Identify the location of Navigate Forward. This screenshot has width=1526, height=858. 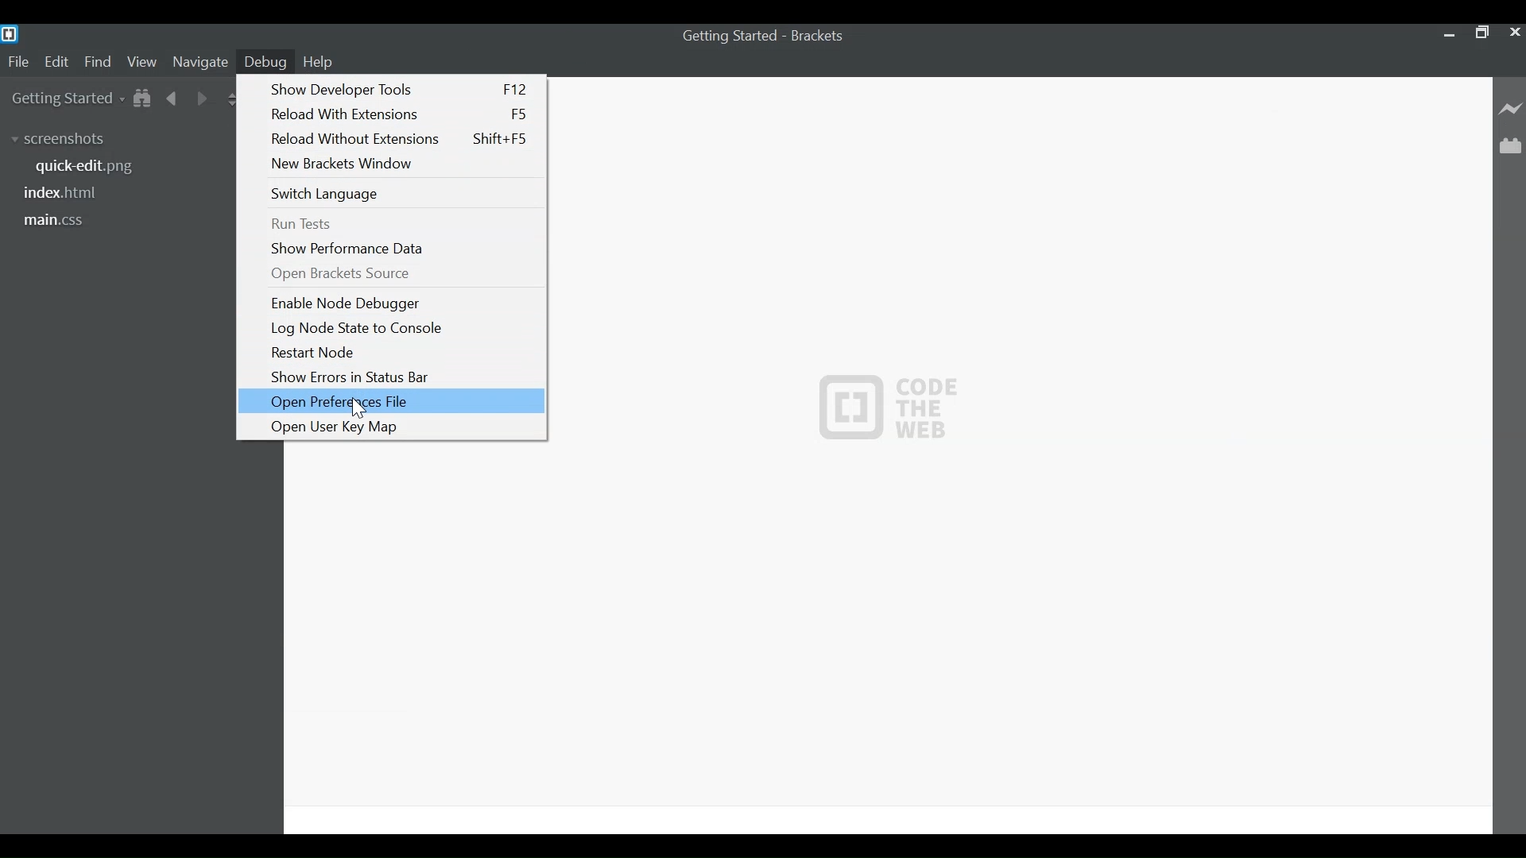
(203, 98).